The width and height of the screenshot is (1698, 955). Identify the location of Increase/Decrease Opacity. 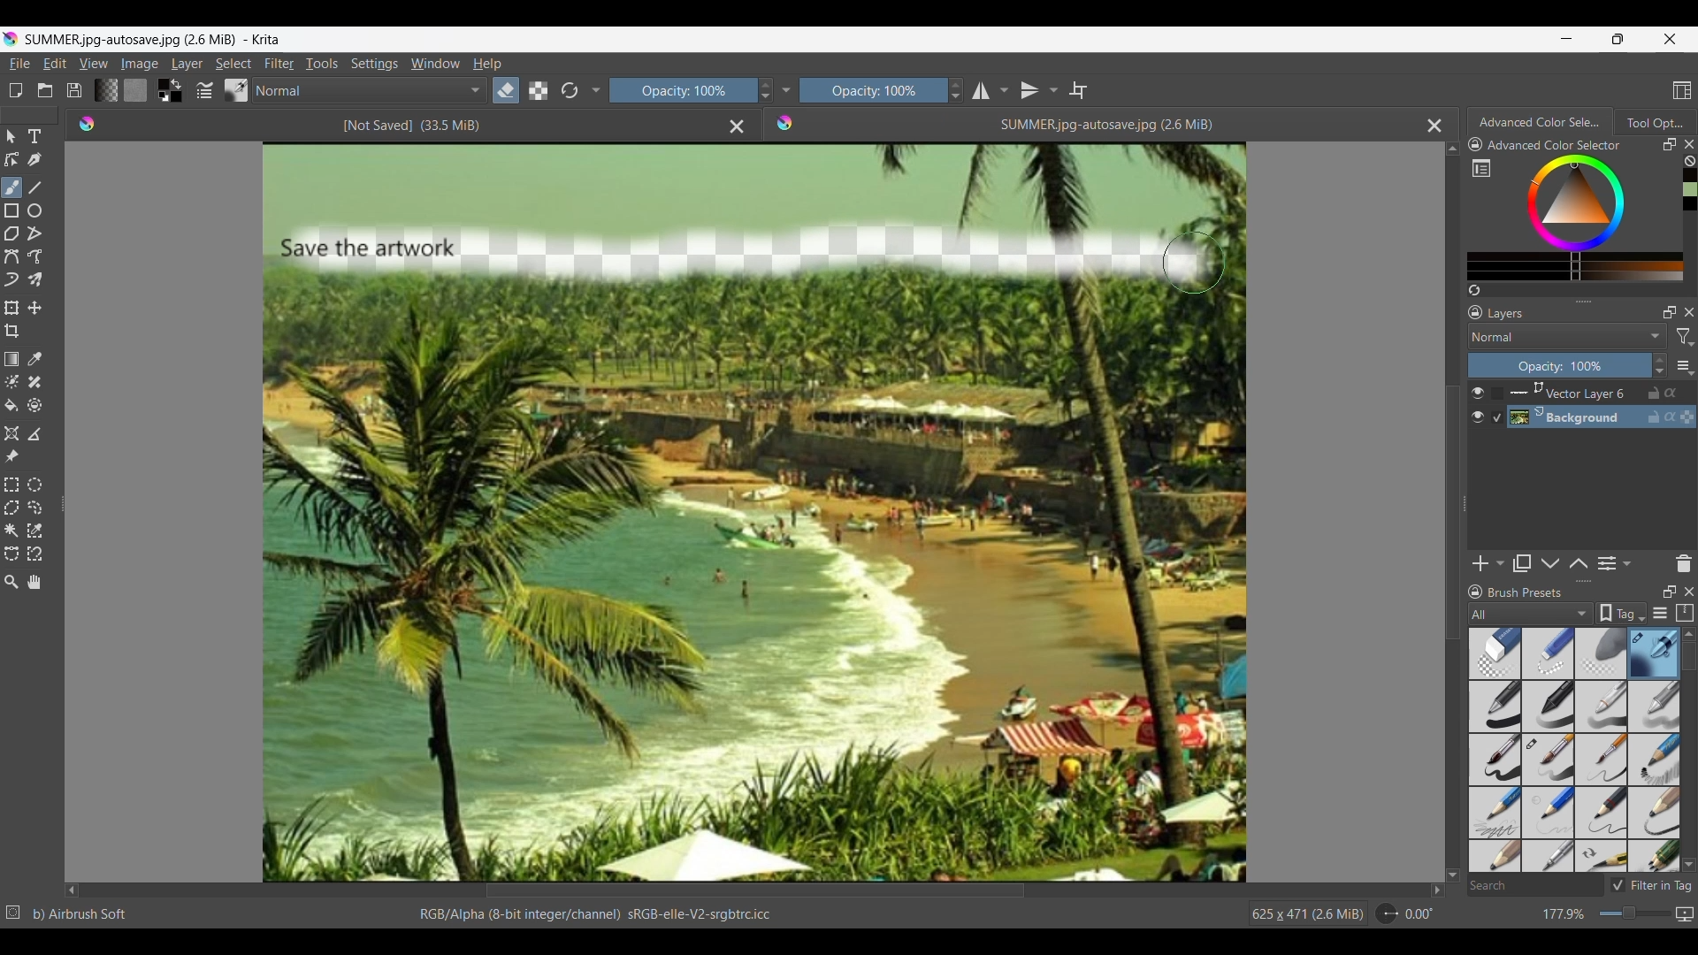
(763, 91).